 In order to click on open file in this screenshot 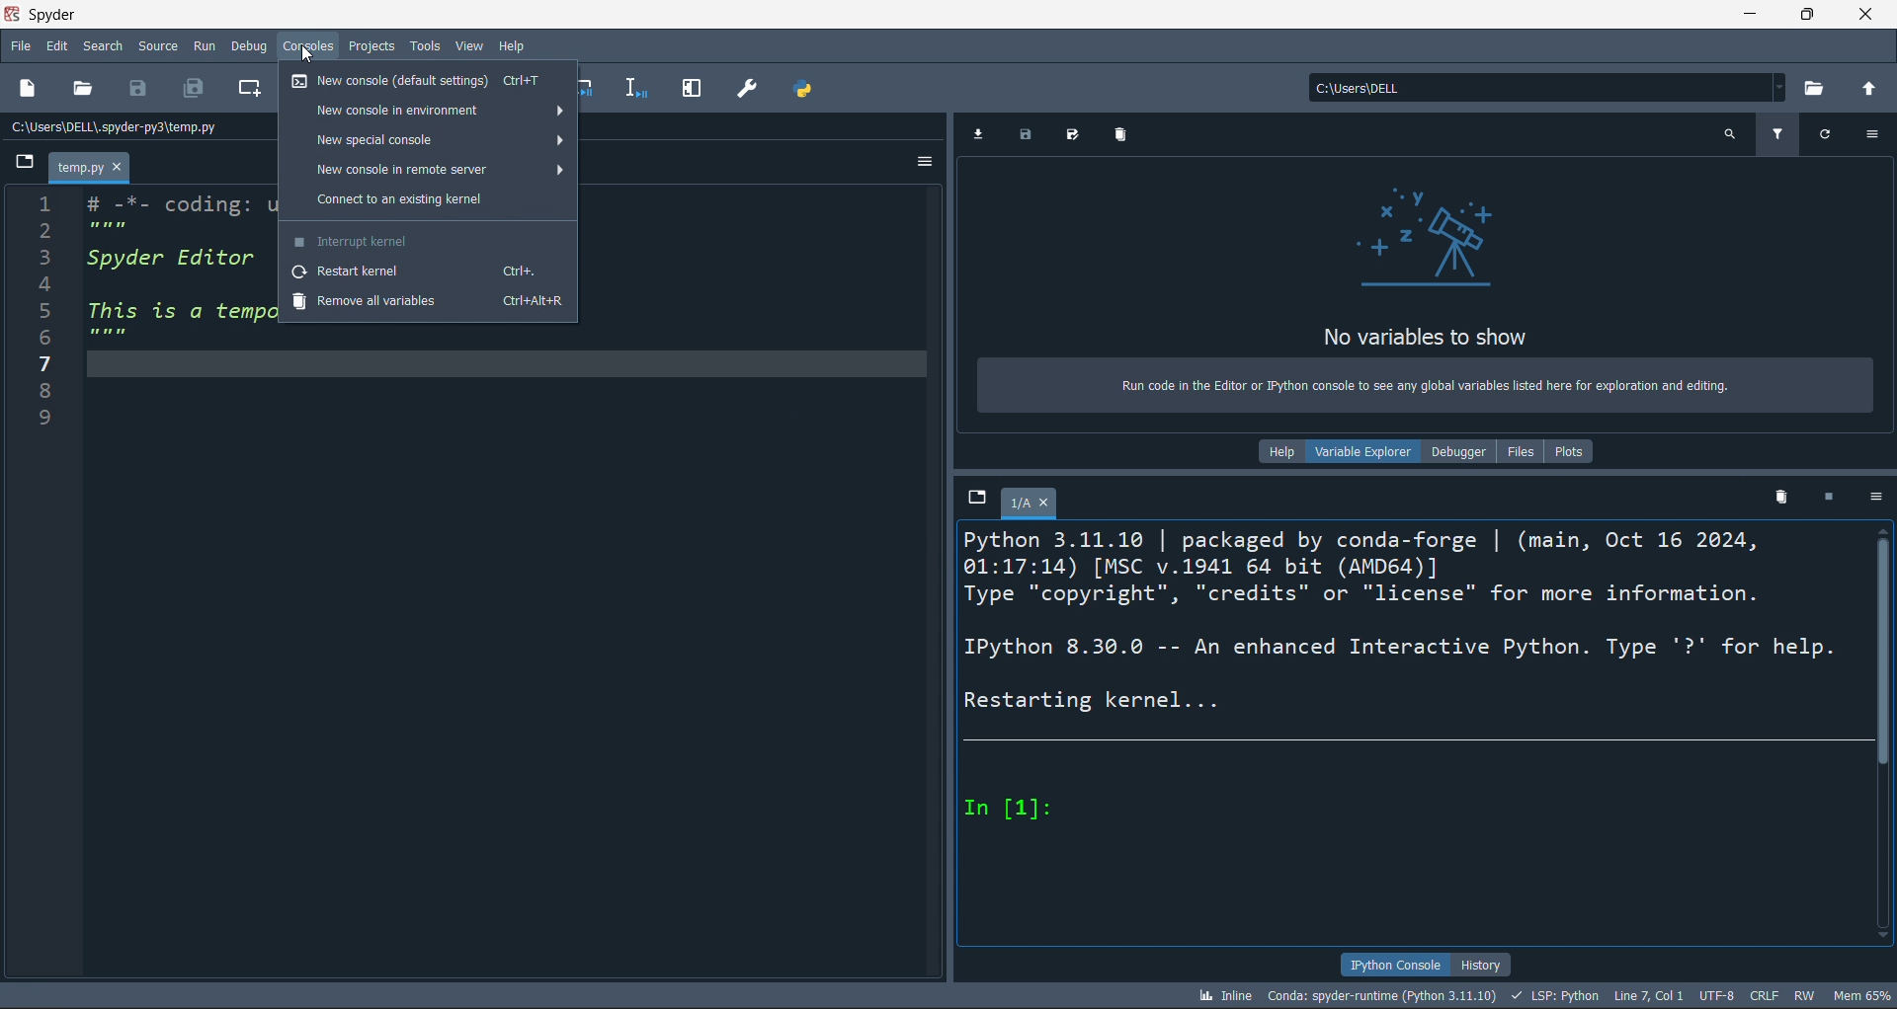, I will do `click(88, 90)`.